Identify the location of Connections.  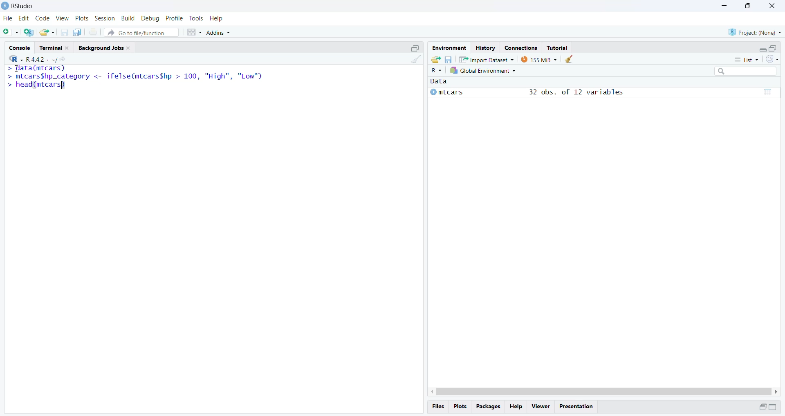
(520, 47).